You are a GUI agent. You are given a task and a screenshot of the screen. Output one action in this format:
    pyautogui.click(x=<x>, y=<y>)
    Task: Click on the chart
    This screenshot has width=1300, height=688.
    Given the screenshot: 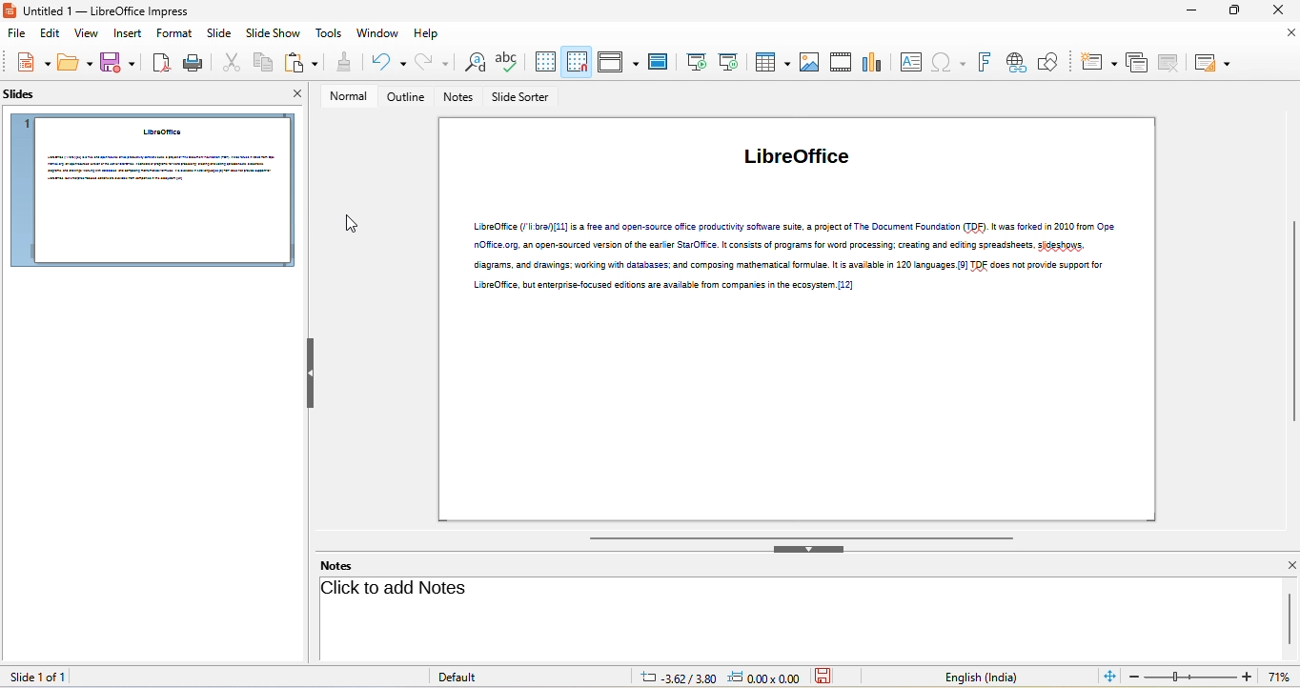 What is the action you would take?
    pyautogui.click(x=871, y=64)
    